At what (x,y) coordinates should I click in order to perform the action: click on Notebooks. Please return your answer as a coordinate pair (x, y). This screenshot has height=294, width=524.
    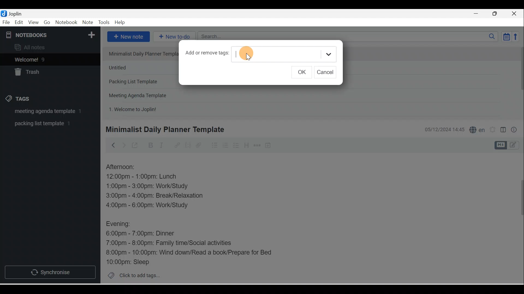
    Looking at the image, I should click on (51, 34).